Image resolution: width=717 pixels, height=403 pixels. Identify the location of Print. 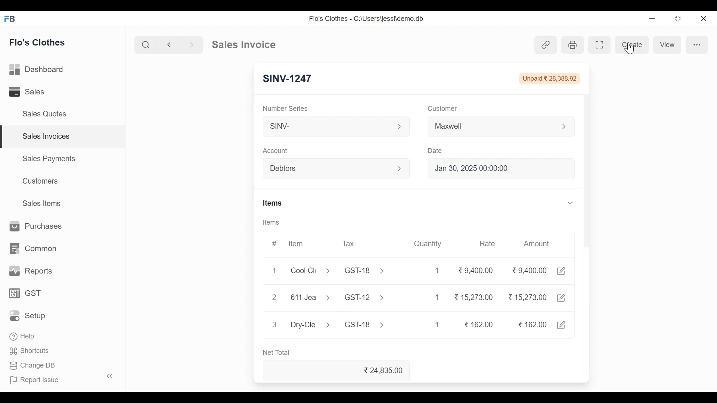
(572, 44).